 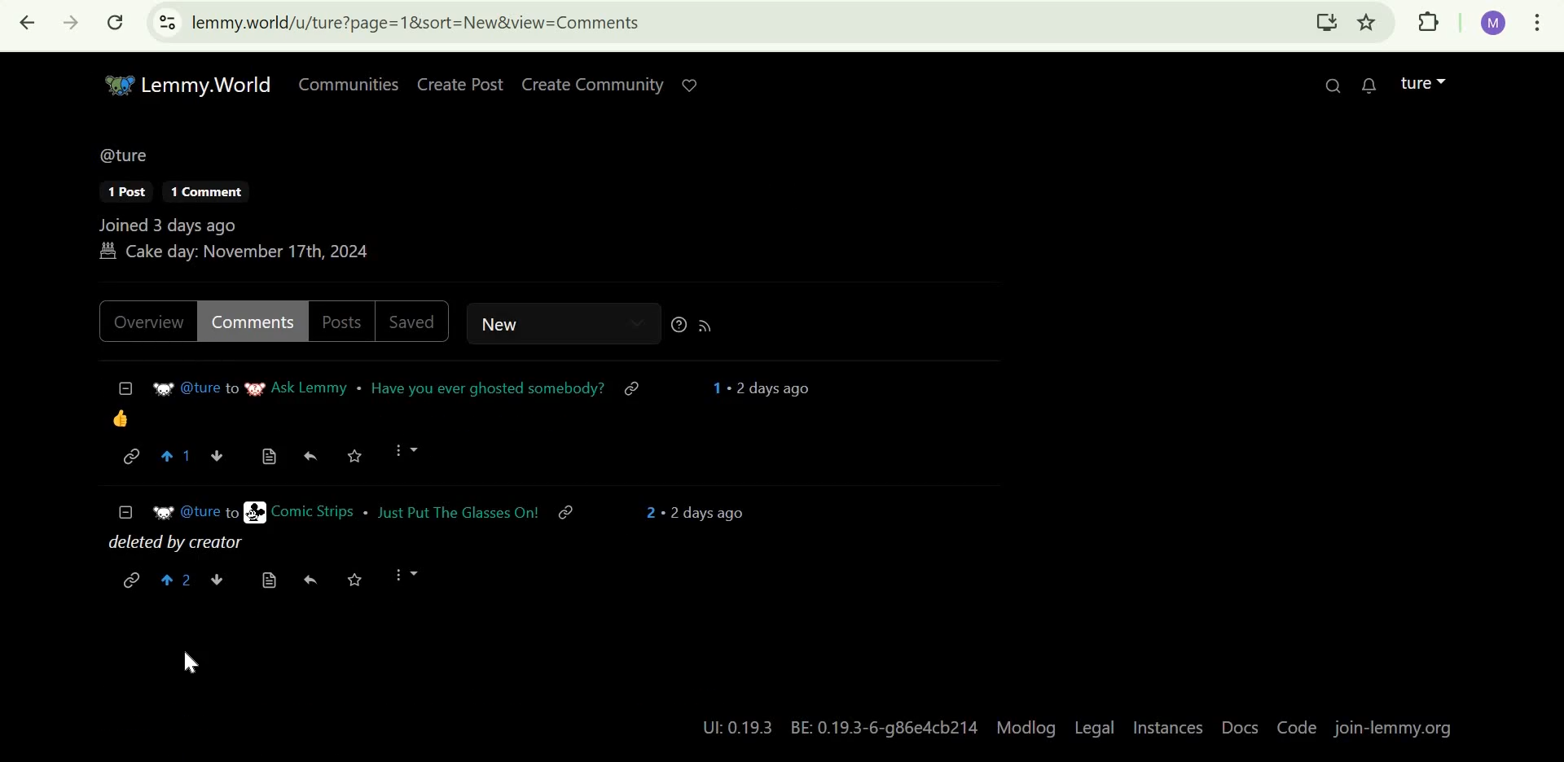 I want to click on 0 unread messages, so click(x=1360, y=84).